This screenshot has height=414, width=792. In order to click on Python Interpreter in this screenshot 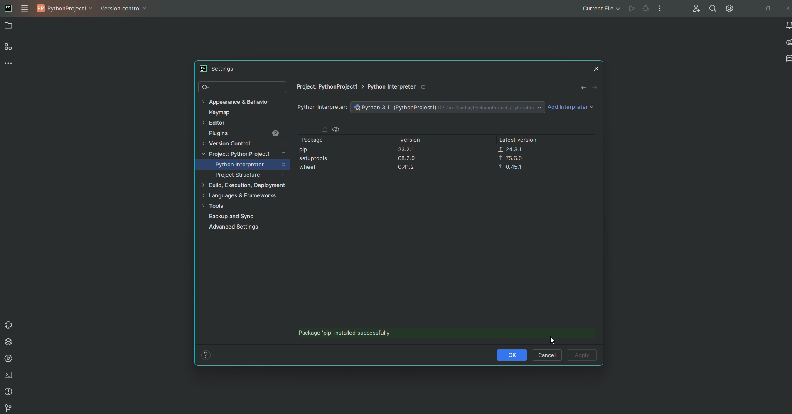, I will do `click(252, 165)`.